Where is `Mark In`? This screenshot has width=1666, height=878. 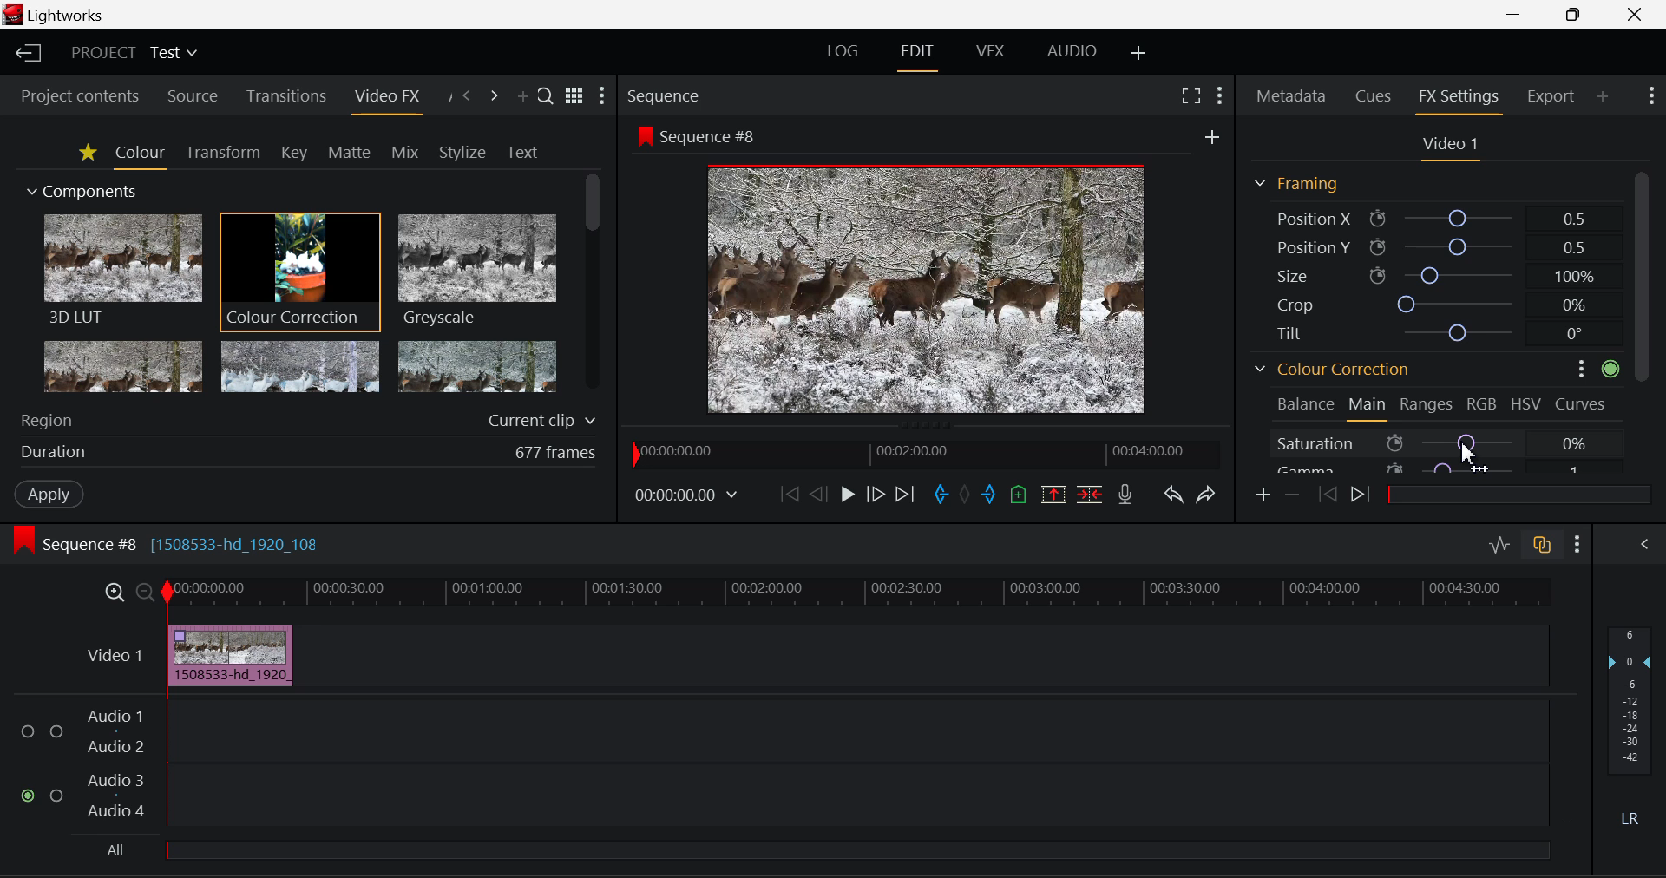
Mark In is located at coordinates (941, 497).